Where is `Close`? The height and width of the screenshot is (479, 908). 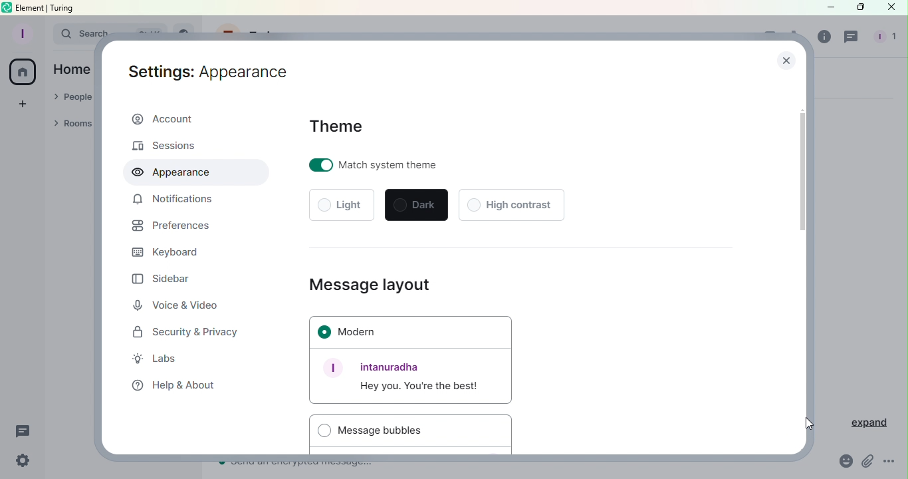 Close is located at coordinates (891, 7).